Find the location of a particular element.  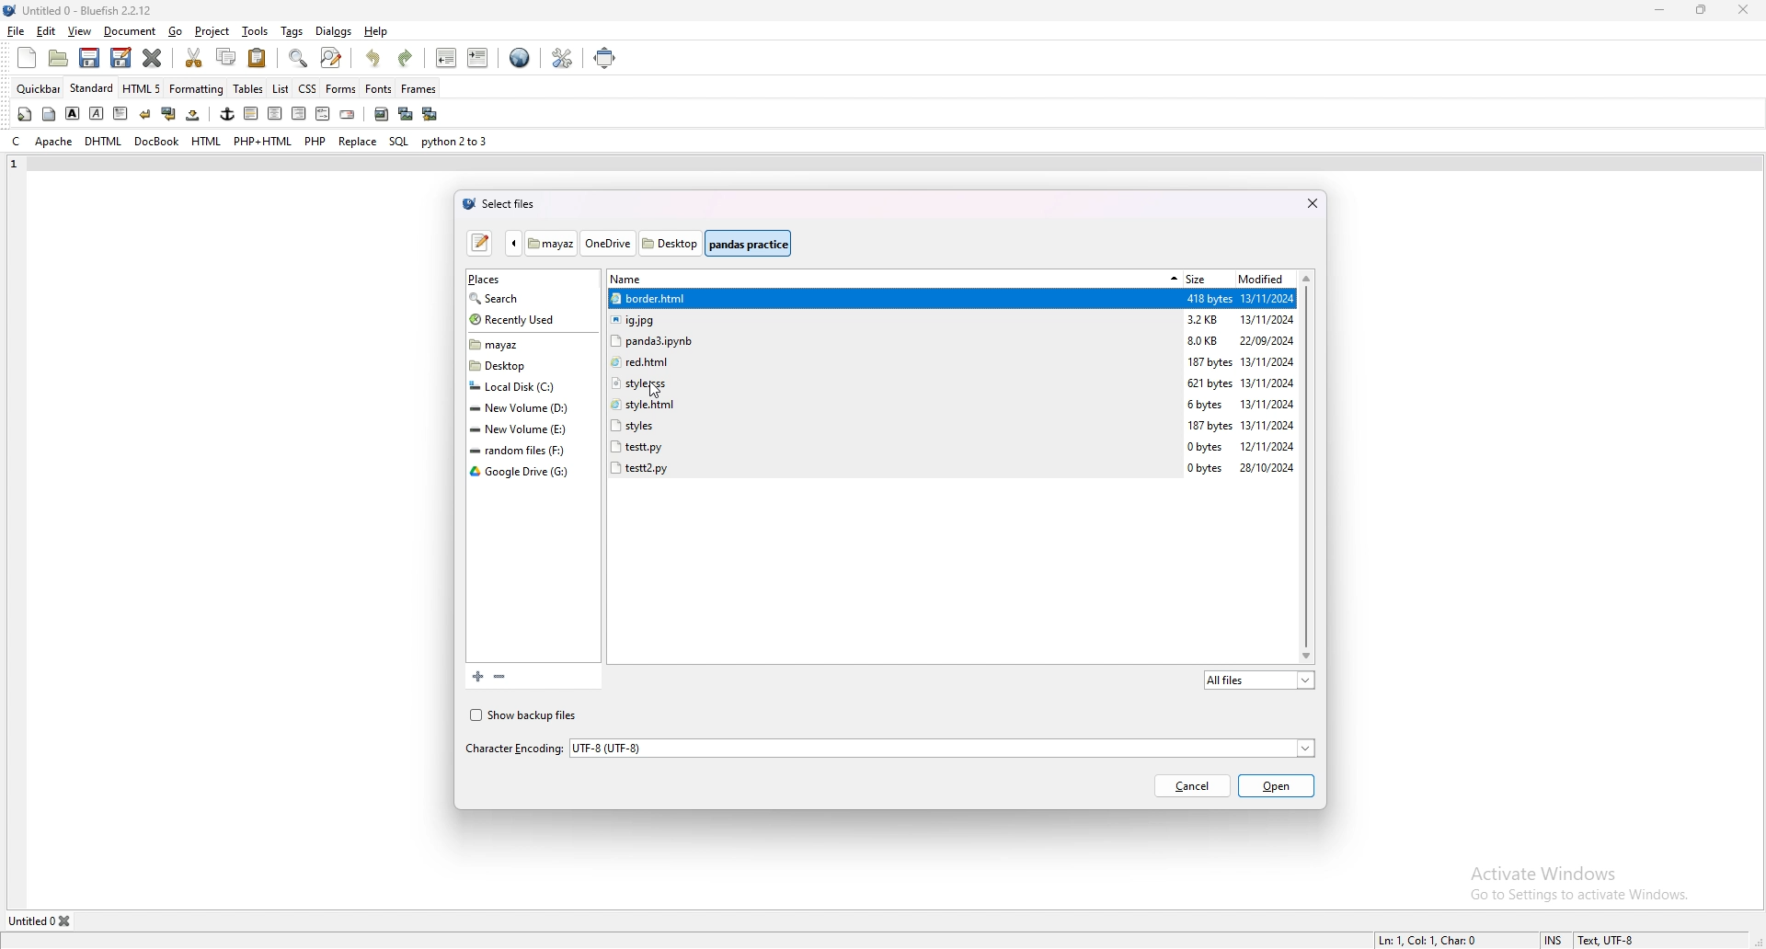

quick bar is located at coordinates (40, 89).